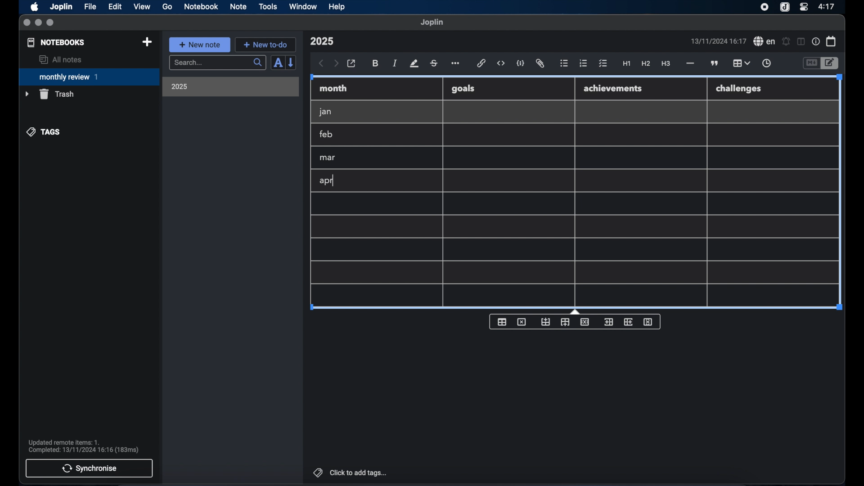  I want to click on toggle editor, so click(831, 63).